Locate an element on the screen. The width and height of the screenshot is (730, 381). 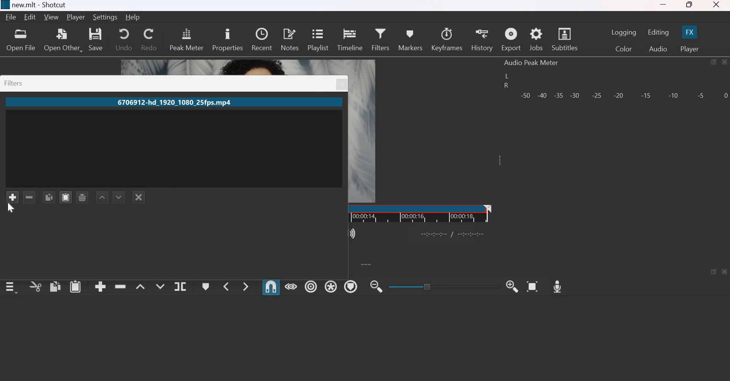
Previous Marker is located at coordinates (226, 286).